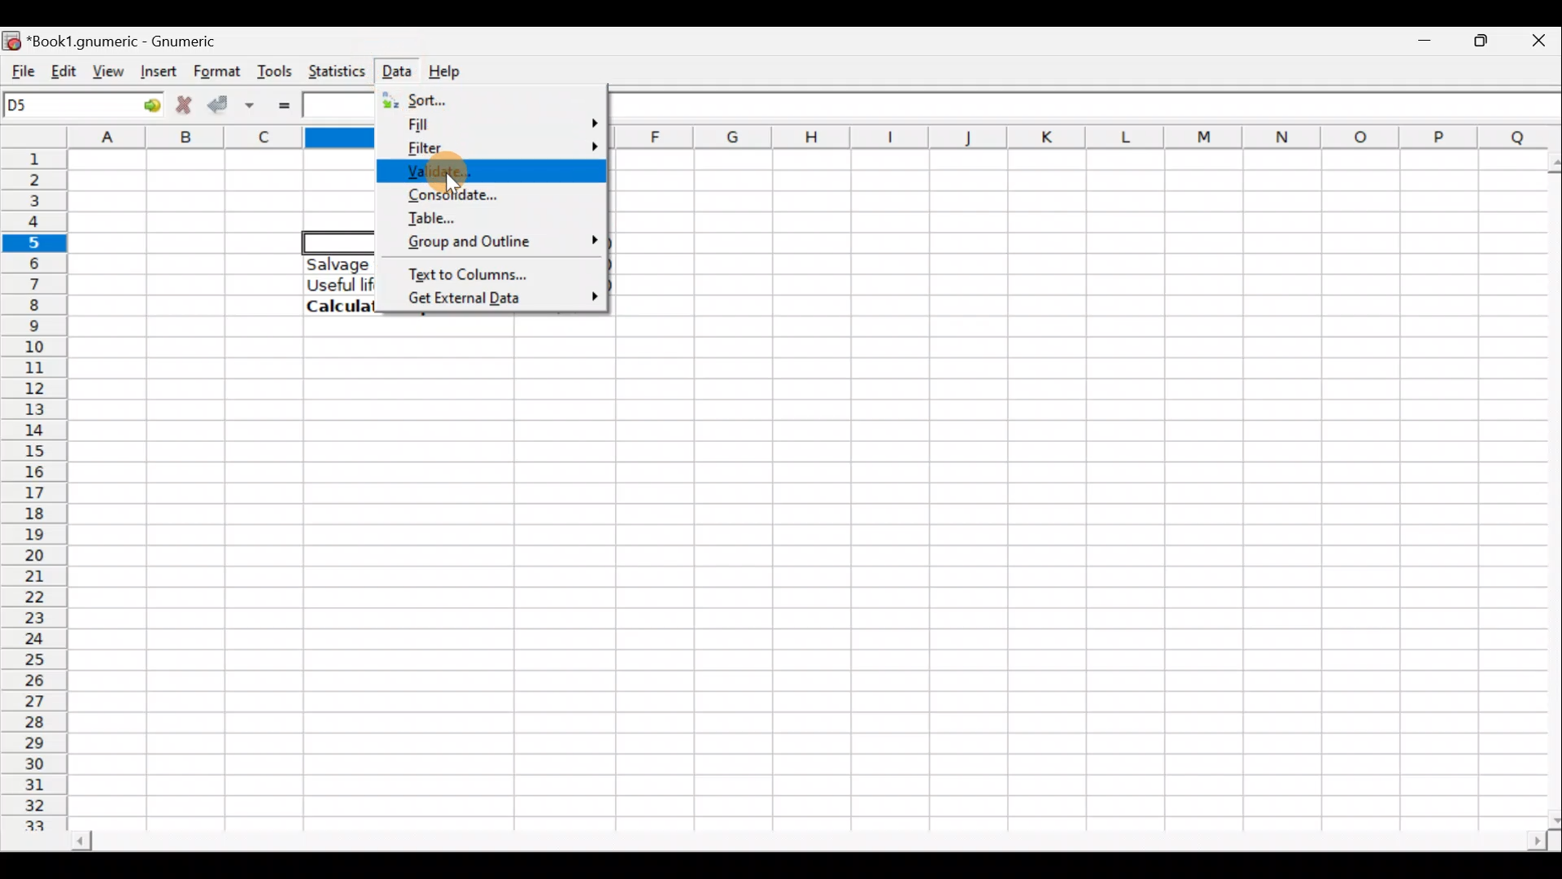 The image size is (1562, 879). What do you see at coordinates (489, 196) in the screenshot?
I see `Consolidate` at bounding box center [489, 196].